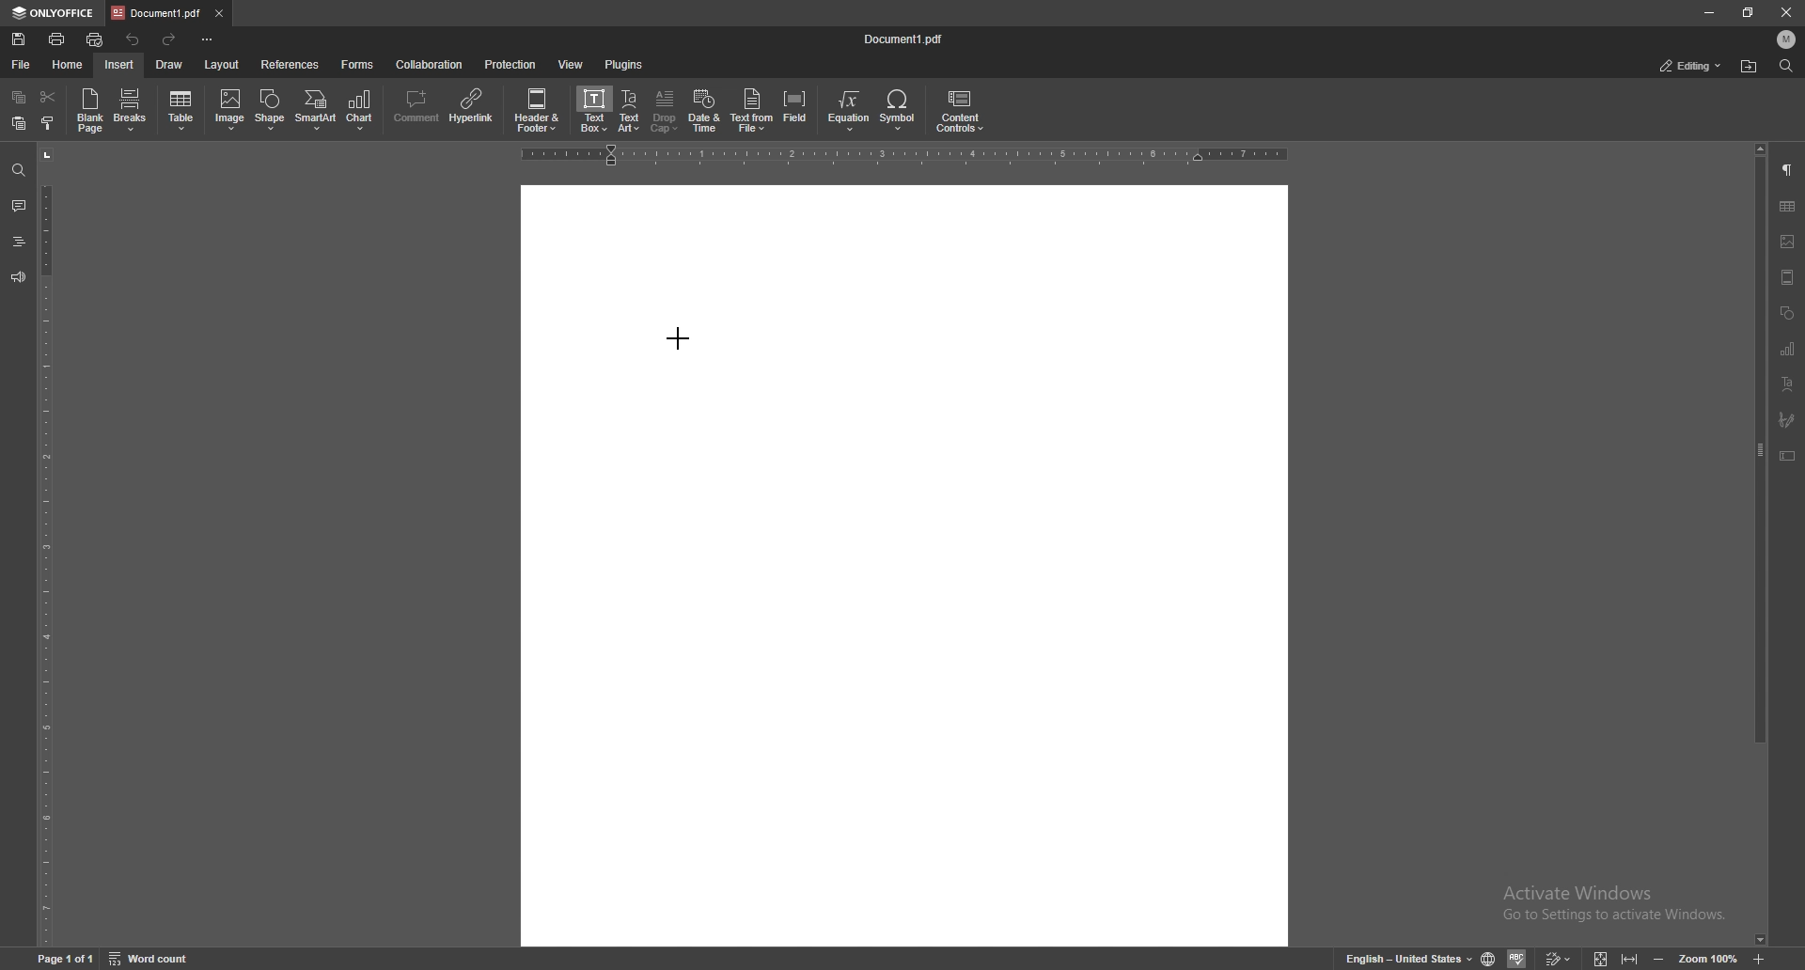  Describe the element at coordinates (510, 63) in the screenshot. I see `protection` at that location.